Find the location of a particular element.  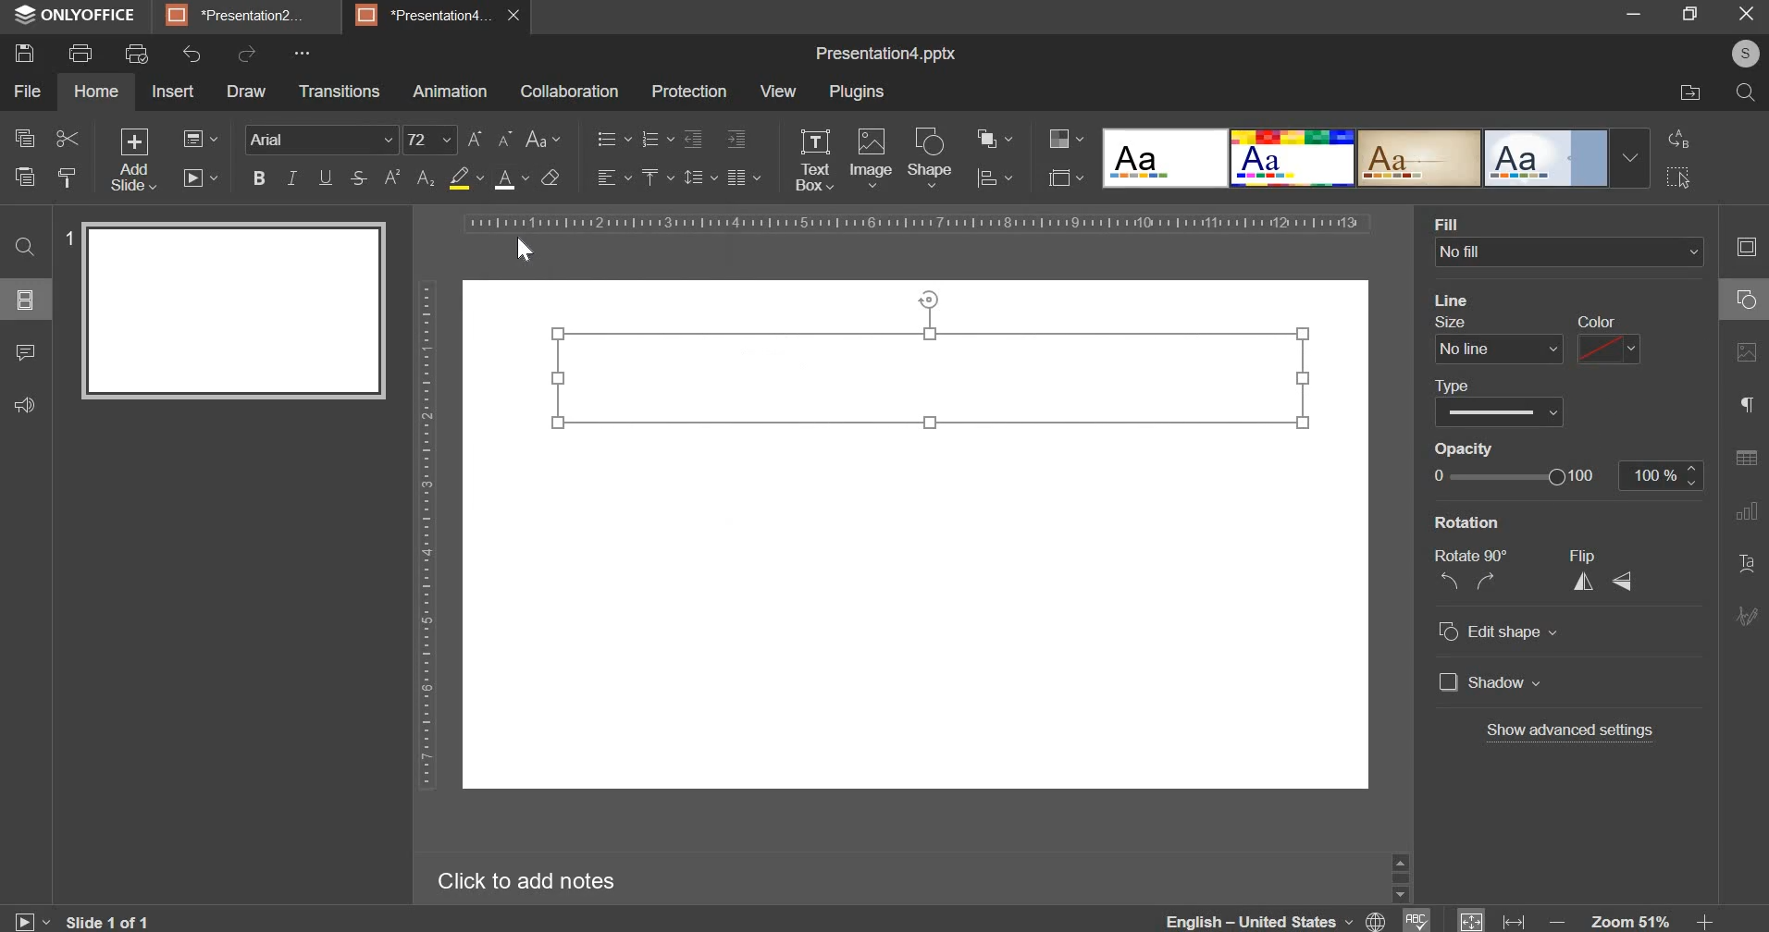

replace is located at coordinates (1683, 140).